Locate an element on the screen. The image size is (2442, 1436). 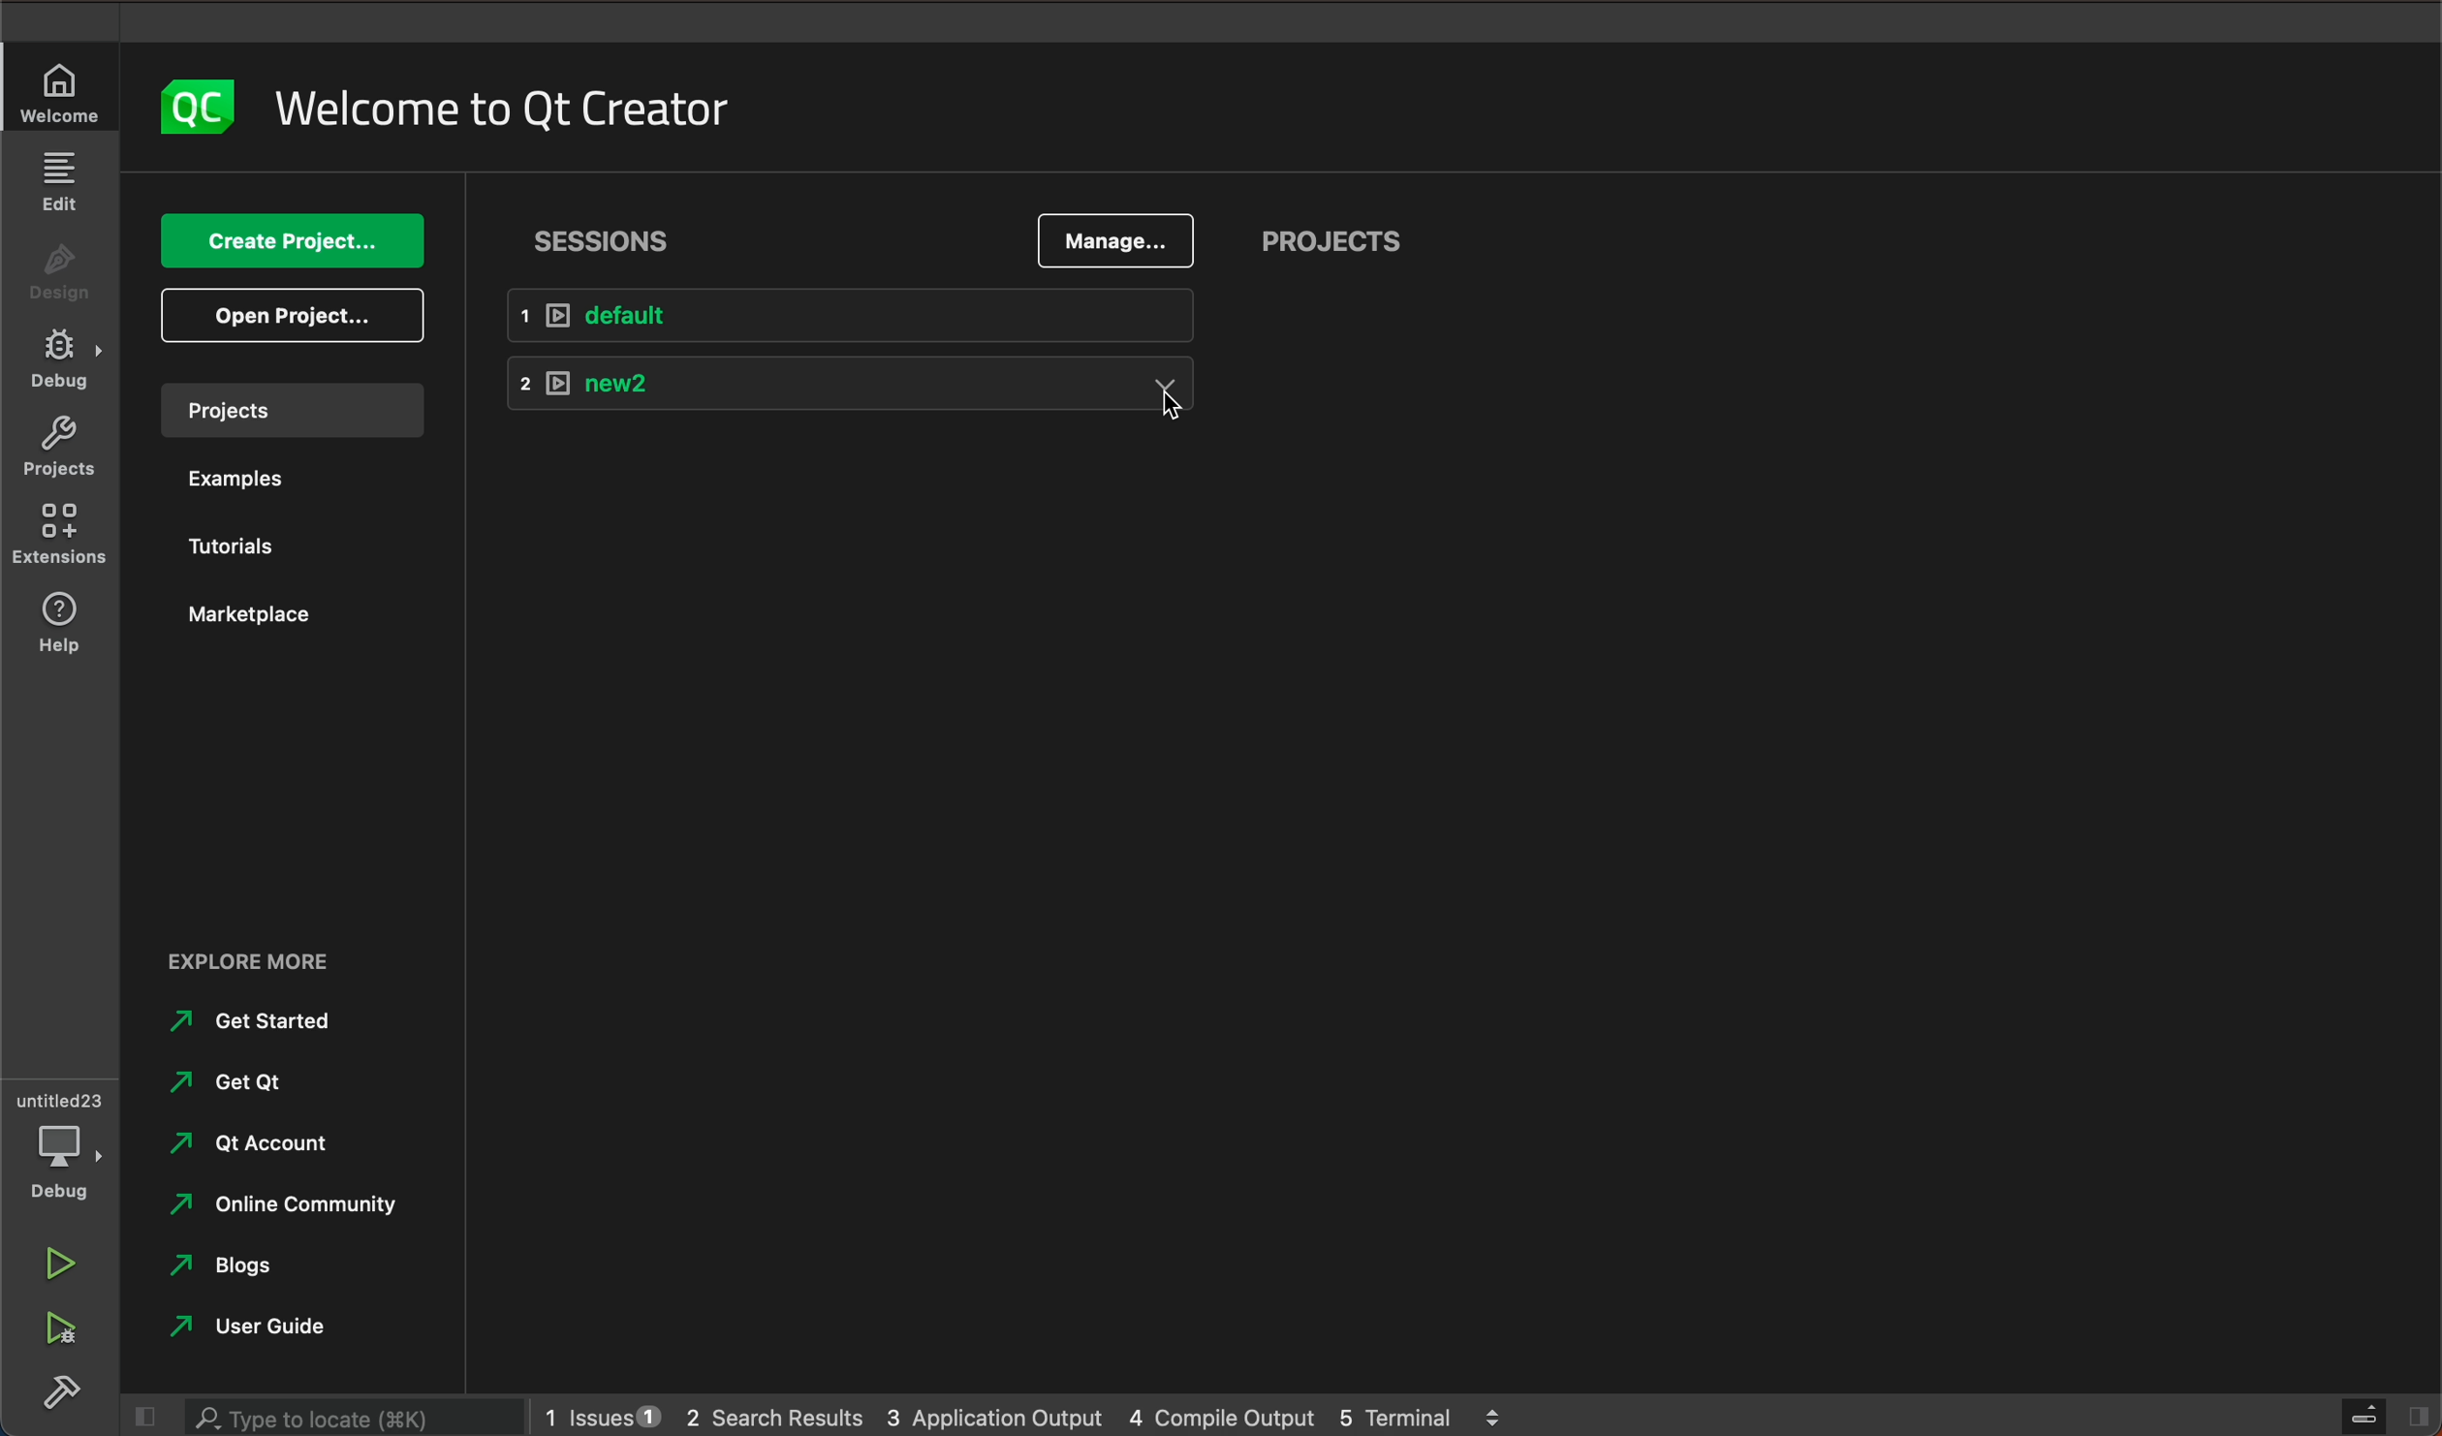
user guide is located at coordinates (275, 1325).